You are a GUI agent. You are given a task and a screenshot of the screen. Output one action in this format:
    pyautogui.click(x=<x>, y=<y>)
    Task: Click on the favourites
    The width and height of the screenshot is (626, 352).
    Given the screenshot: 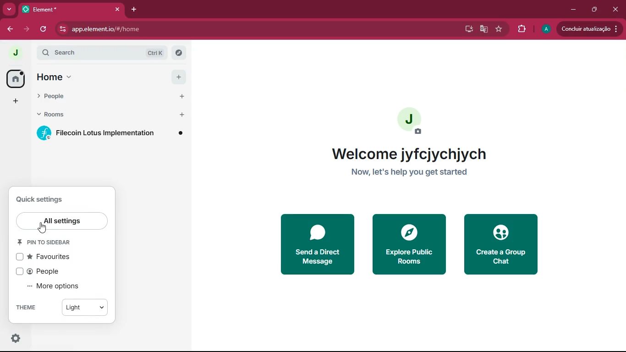 What is the action you would take?
    pyautogui.click(x=52, y=257)
    